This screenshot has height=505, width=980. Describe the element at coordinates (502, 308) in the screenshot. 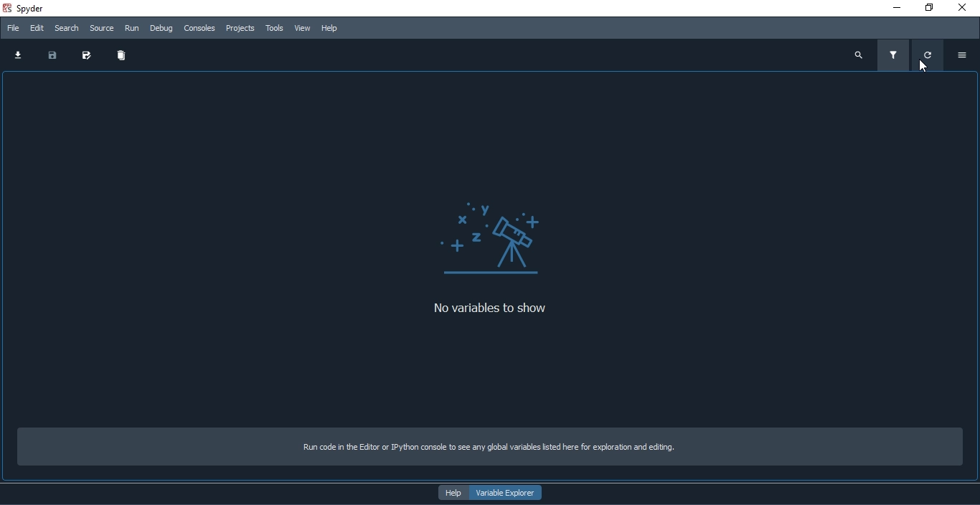

I see `No variables to show` at that location.